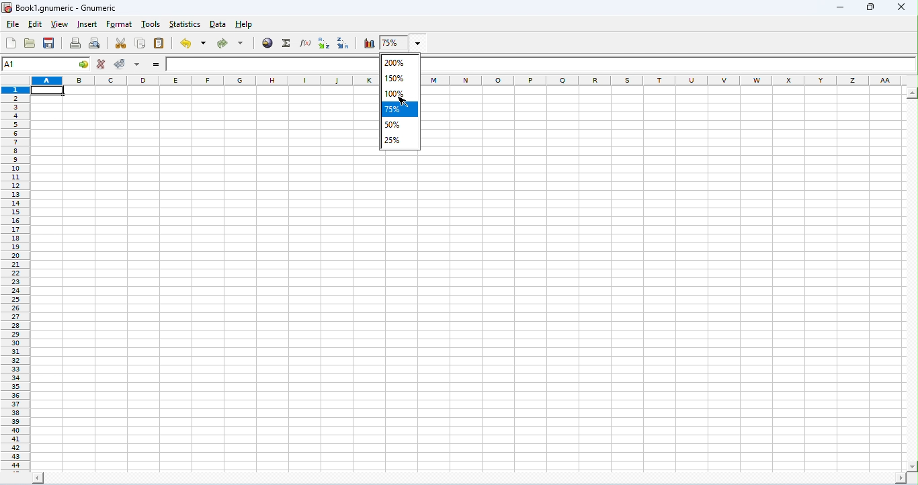 This screenshot has width=918, height=485. I want to click on close, so click(902, 8).